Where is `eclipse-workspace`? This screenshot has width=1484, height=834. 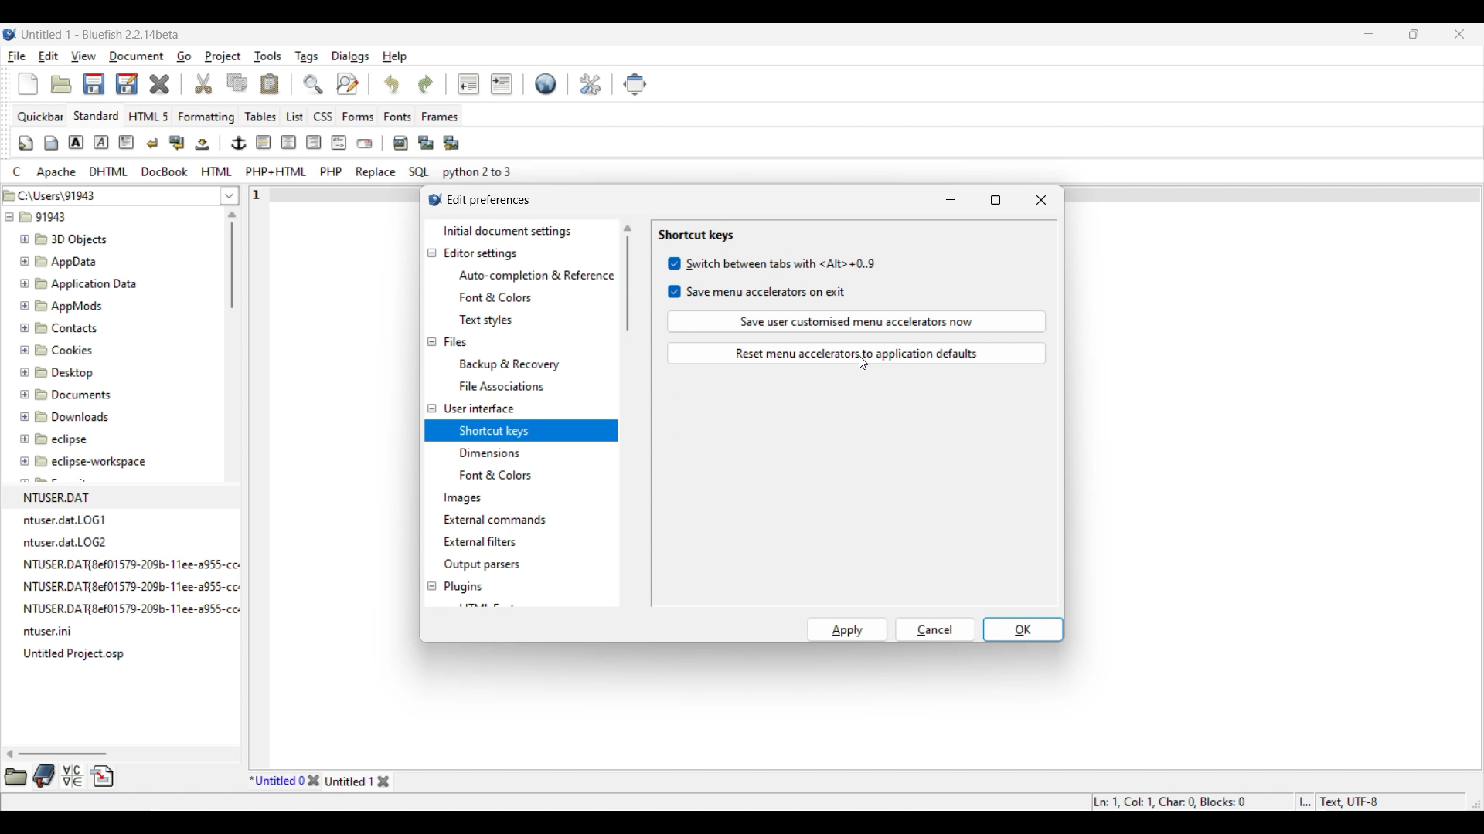 eclipse-workspace is located at coordinates (84, 465).